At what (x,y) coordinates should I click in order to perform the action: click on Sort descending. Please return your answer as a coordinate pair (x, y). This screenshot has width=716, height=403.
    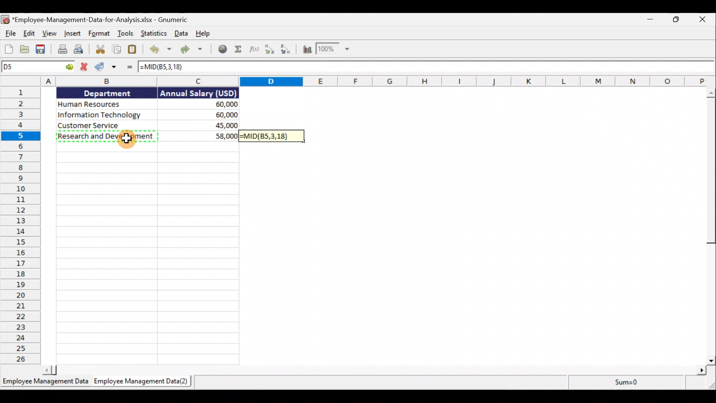
    Looking at the image, I should click on (289, 51).